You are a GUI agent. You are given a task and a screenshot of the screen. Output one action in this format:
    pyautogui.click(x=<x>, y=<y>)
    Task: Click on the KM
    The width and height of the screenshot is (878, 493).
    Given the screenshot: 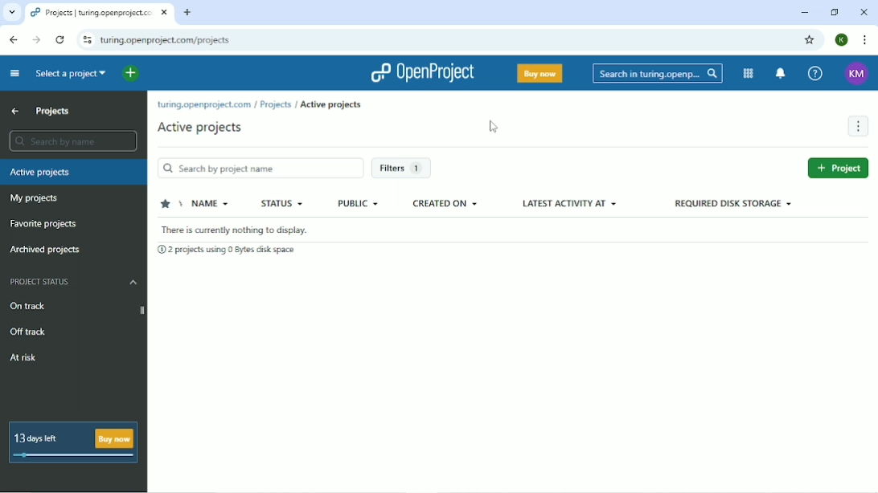 What is the action you would take?
    pyautogui.click(x=856, y=74)
    